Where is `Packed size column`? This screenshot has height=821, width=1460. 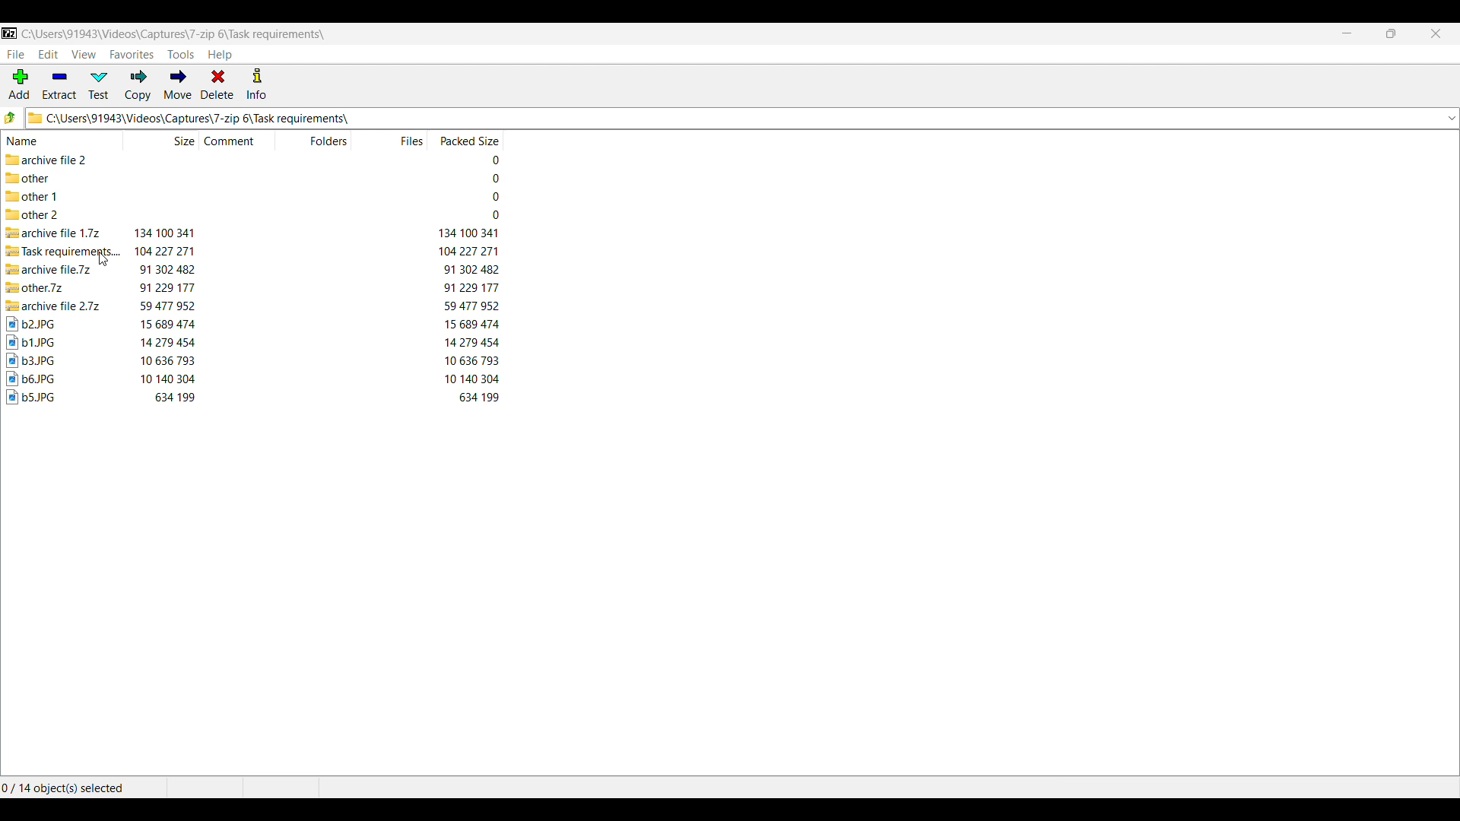 Packed size column is located at coordinates (466, 139).